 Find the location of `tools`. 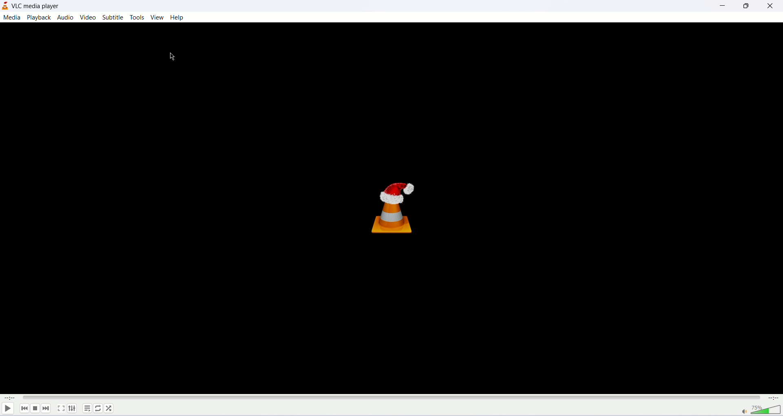

tools is located at coordinates (138, 18).